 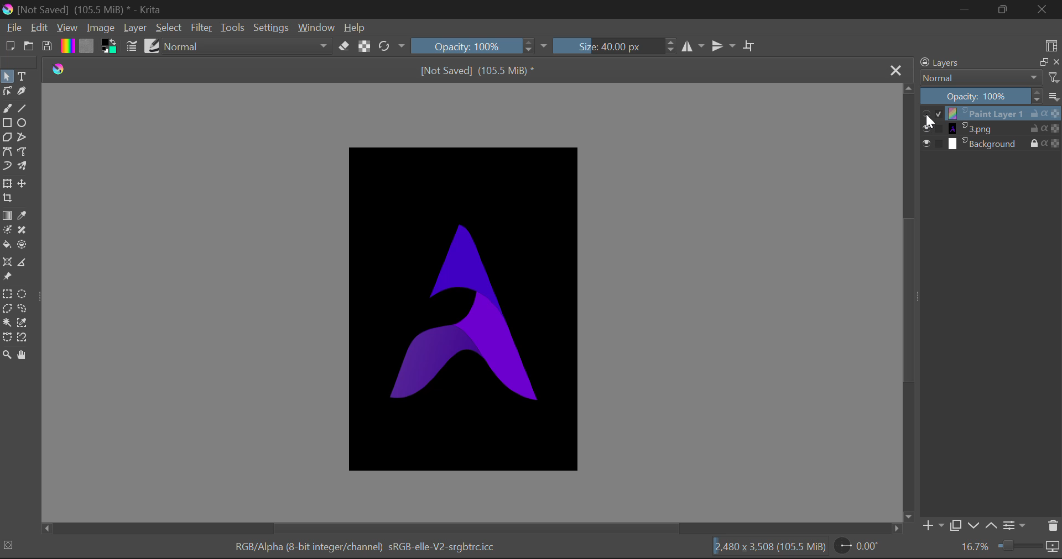 I want to click on [Not Saved] (105.5 MiB) *, so click(x=477, y=70).